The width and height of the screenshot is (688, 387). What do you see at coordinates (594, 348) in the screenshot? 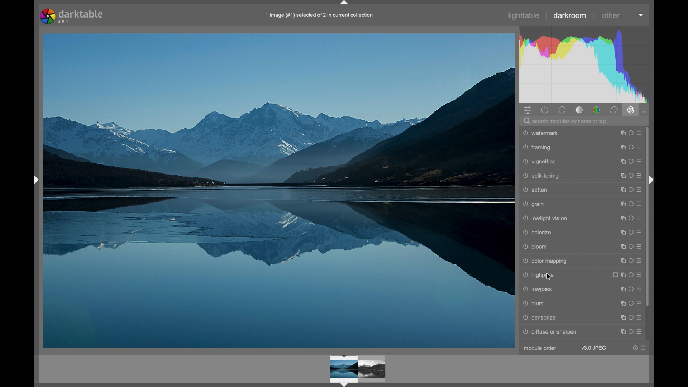
I see `v3.0 jpeg` at bounding box center [594, 348].